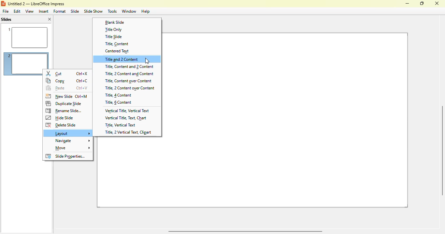 Image resolution: width=445 pixels, height=234 pixels. I want to click on slide 2, so click(26, 60).